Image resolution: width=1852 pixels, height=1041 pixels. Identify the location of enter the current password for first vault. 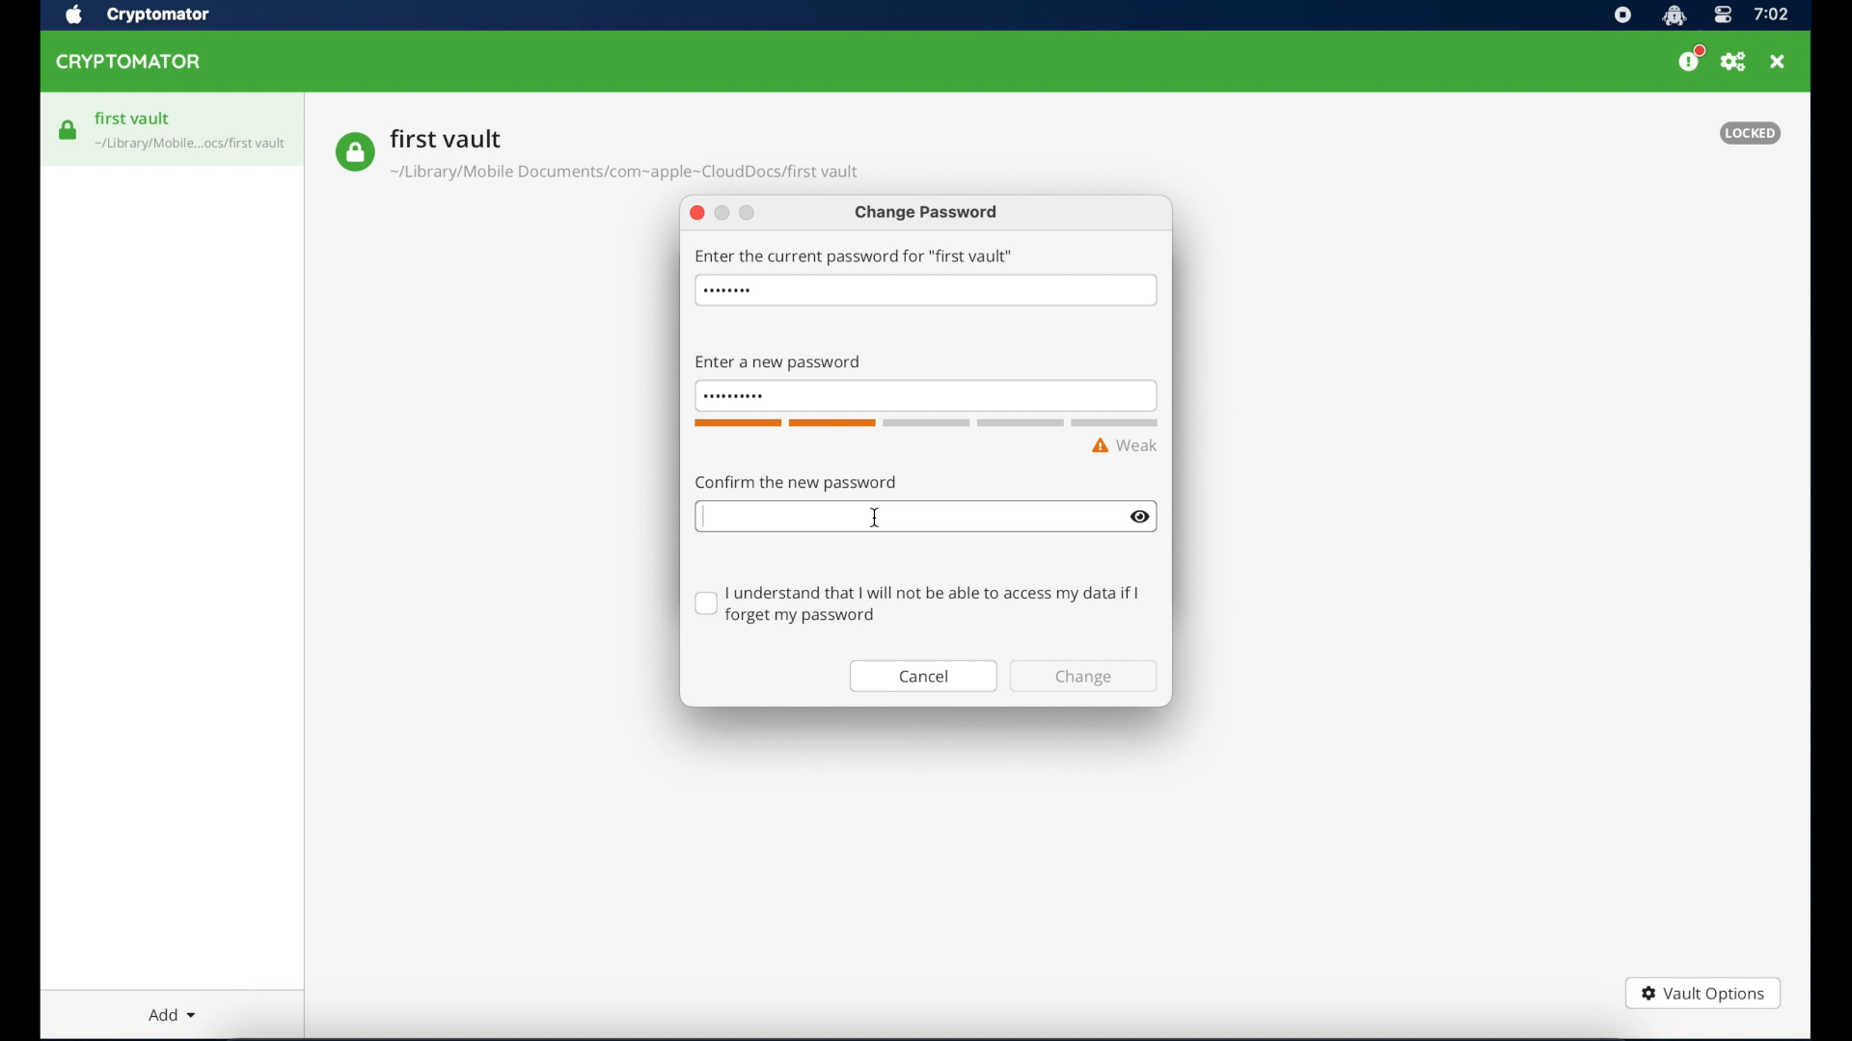
(854, 255).